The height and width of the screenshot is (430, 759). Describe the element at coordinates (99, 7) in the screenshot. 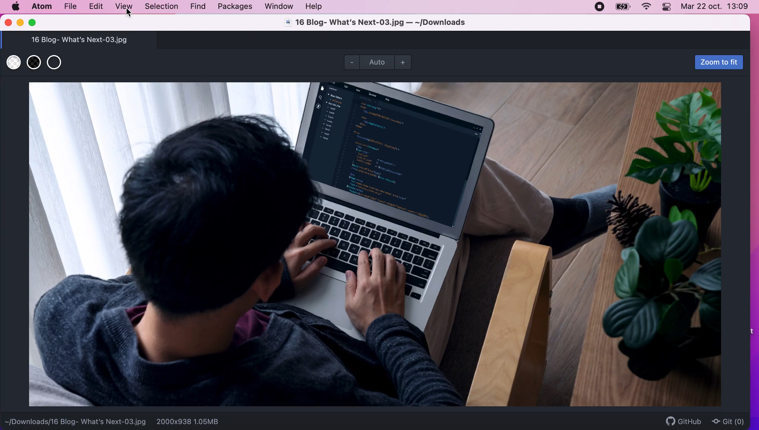

I see `edit` at that location.